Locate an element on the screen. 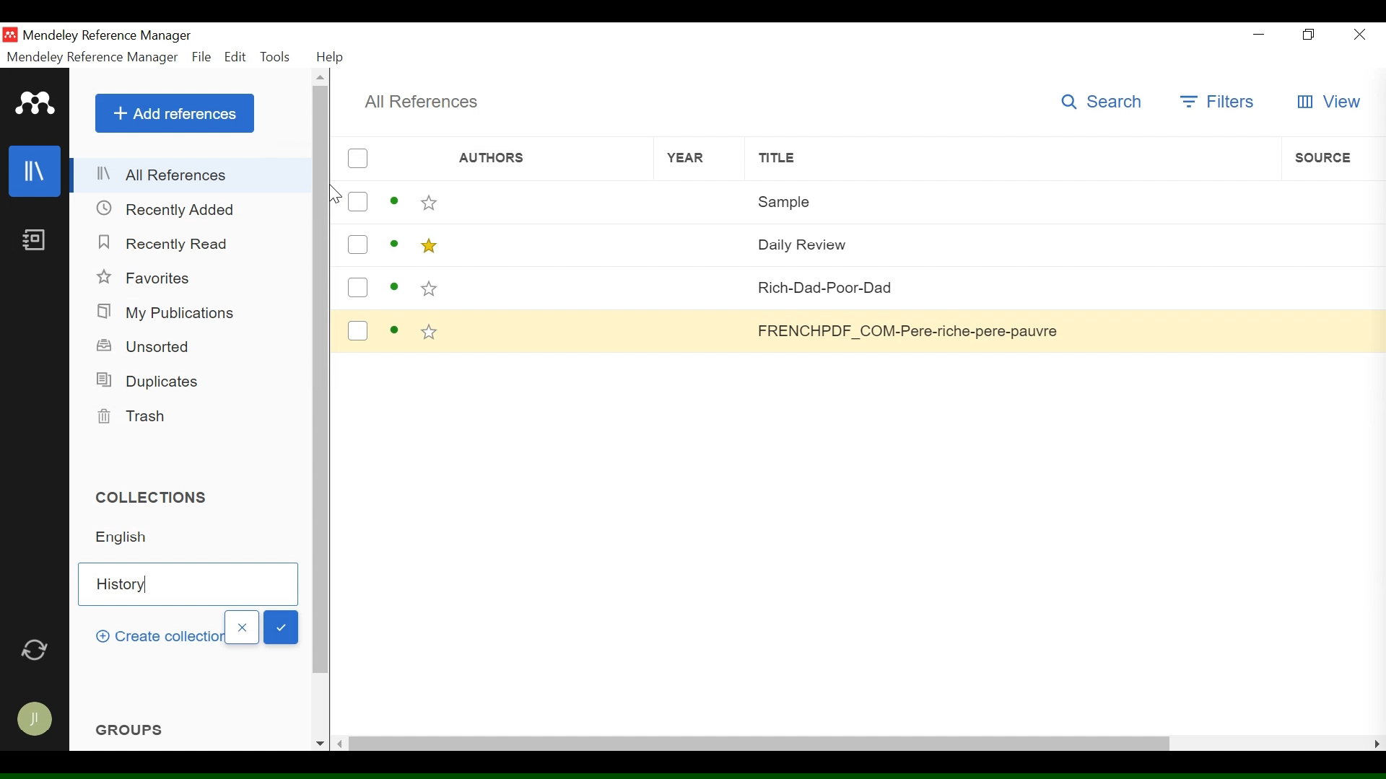 This screenshot has width=1386, height=779. Alll References is located at coordinates (192, 177).